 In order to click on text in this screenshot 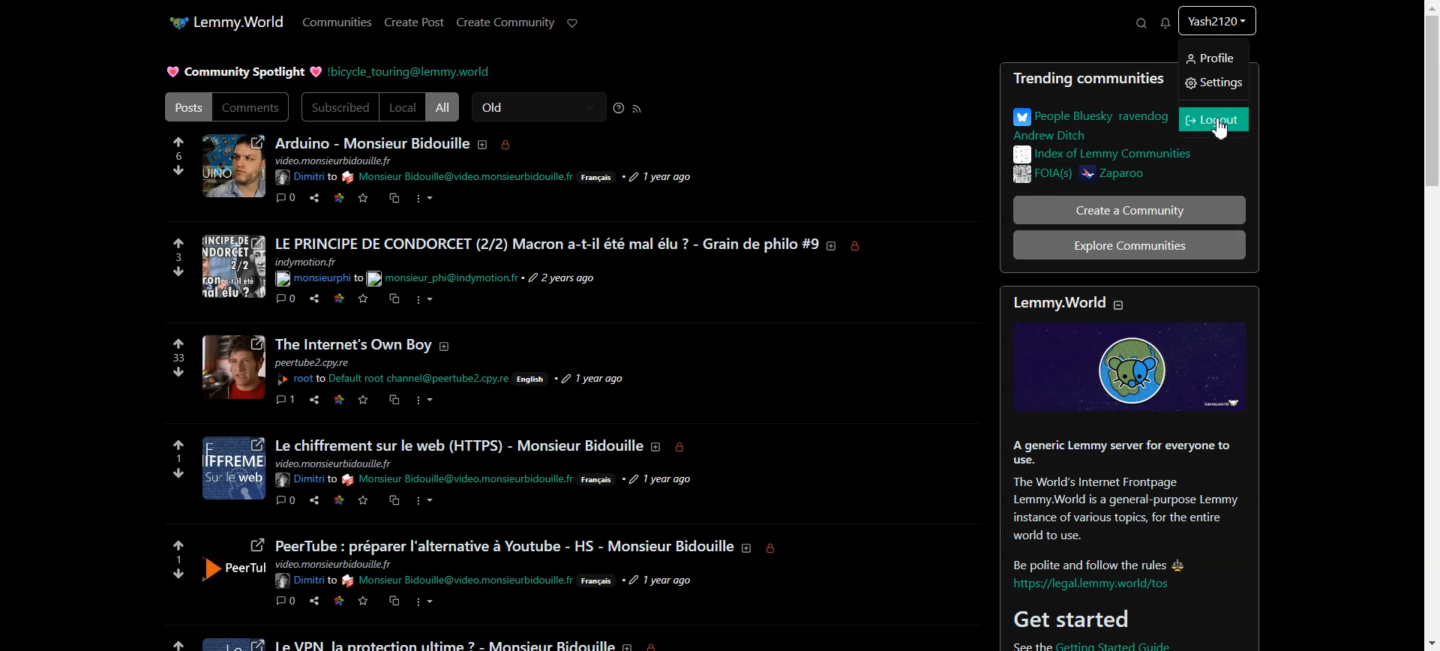, I will do `click(458, 441)`.